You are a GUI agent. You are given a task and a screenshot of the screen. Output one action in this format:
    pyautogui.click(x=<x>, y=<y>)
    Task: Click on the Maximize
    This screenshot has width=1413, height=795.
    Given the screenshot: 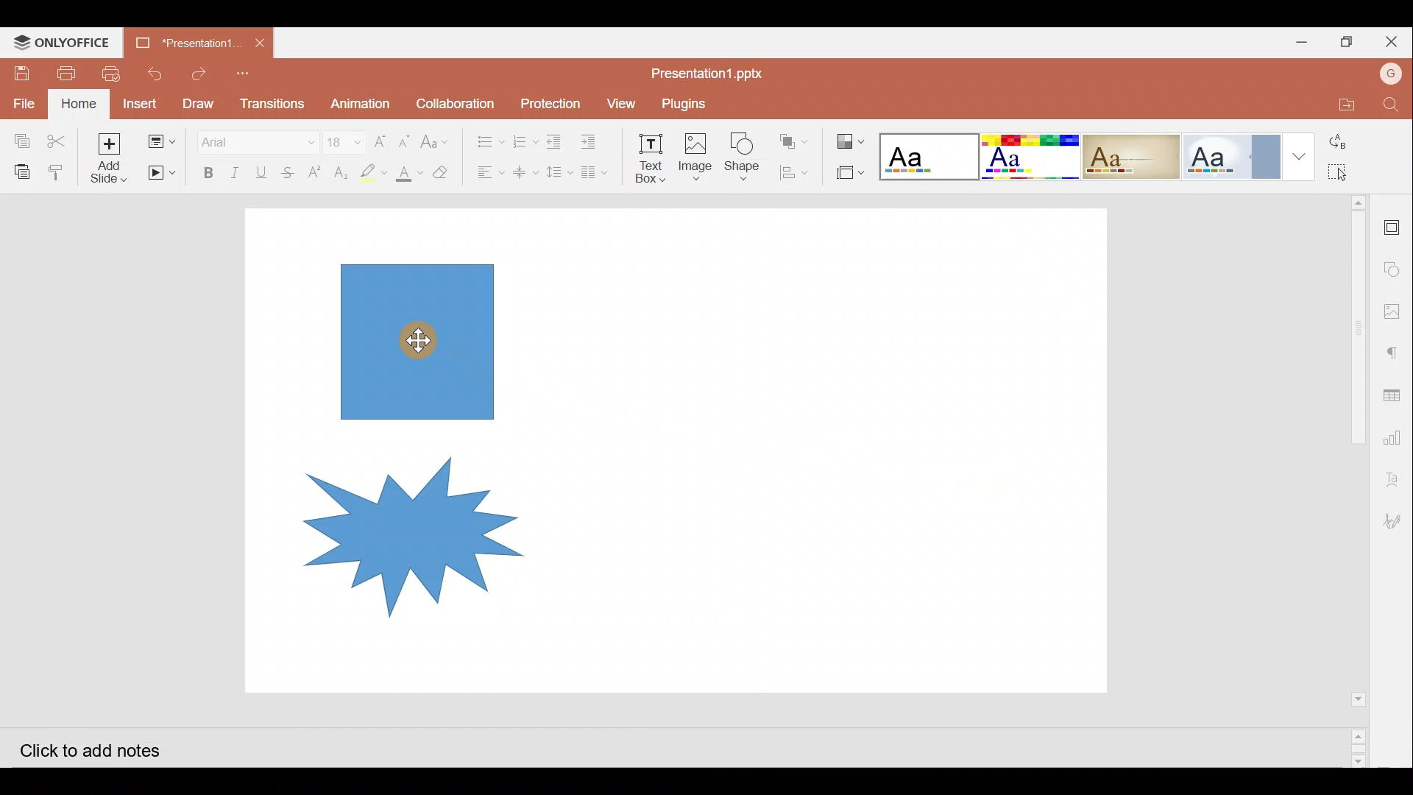 What is the action you would take?
    pyautogui.click(x=1348, y=40)
    